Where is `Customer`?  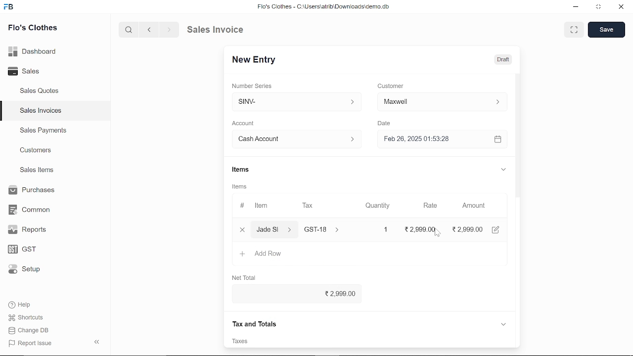
Customer is located at coordinates (392, 86).